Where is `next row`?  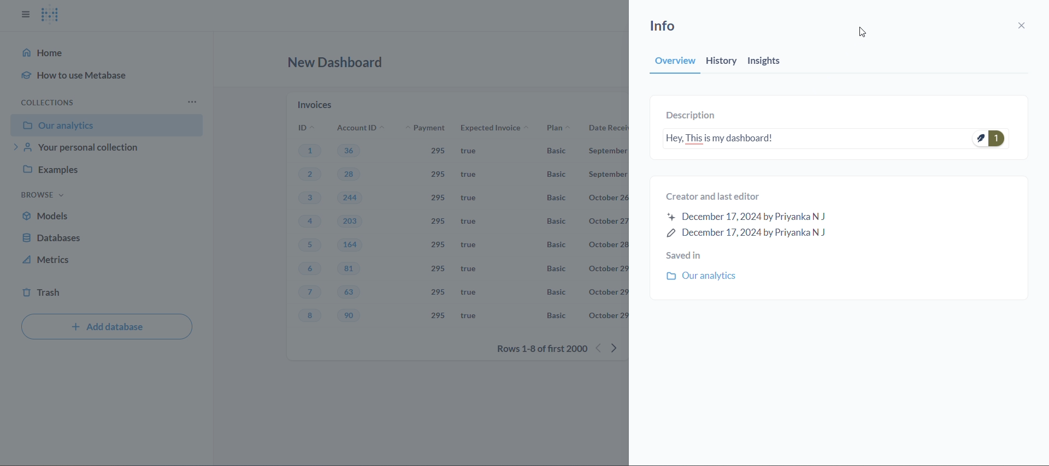 next row is located at coordinates (621, 346).